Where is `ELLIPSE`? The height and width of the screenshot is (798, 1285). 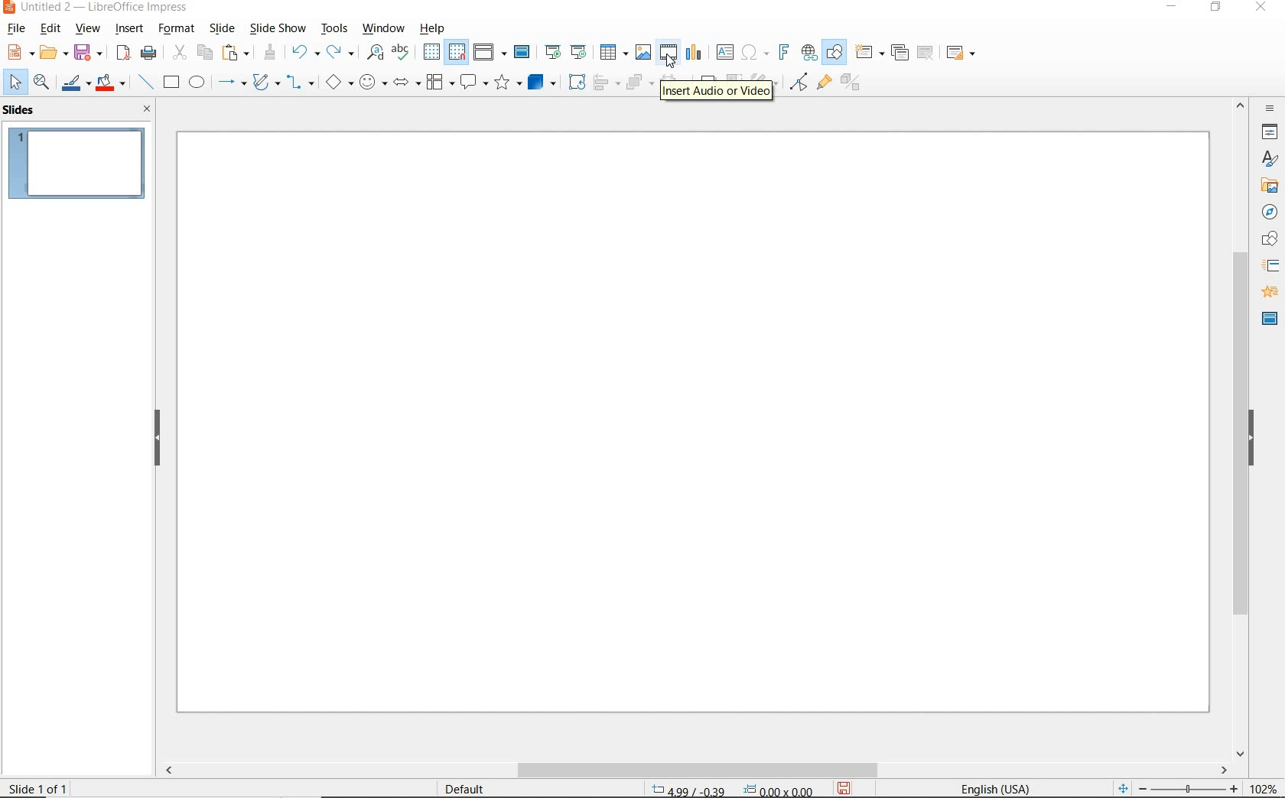
ELLIPSE is located at coordinates (198, 83).